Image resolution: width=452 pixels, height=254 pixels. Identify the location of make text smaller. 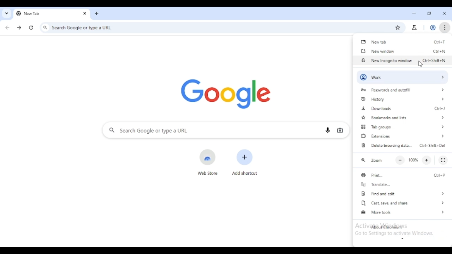
(400, 160).